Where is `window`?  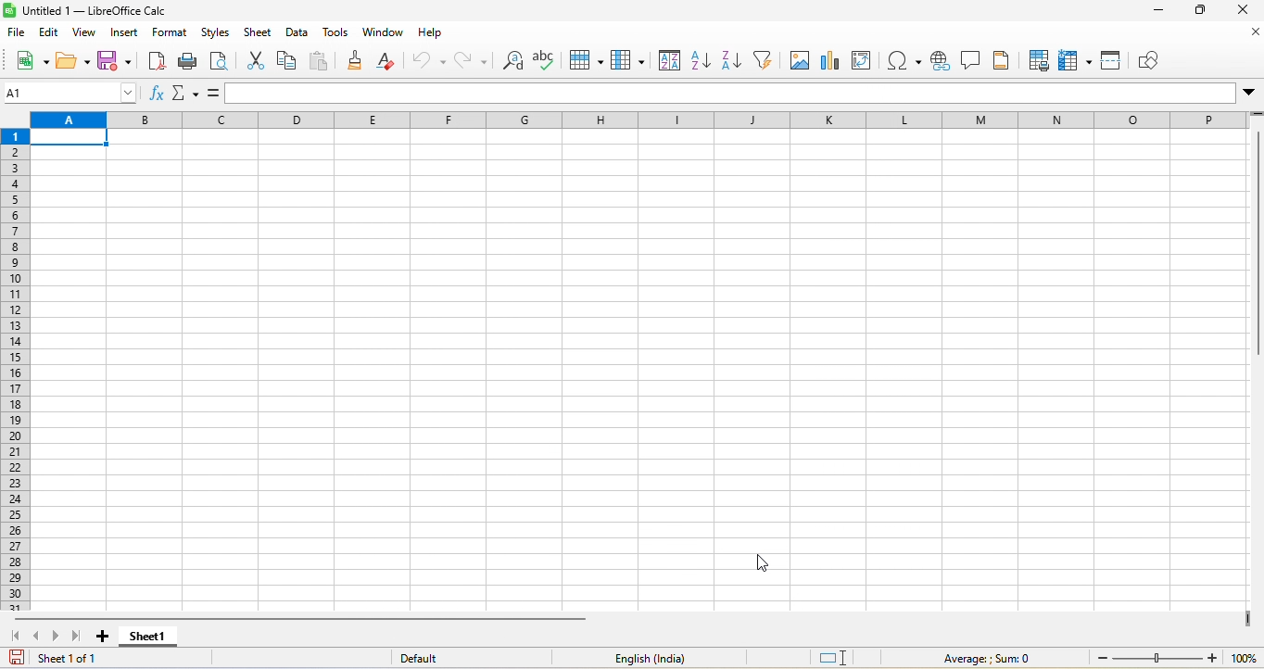 window is located at coordinates (380, 35).